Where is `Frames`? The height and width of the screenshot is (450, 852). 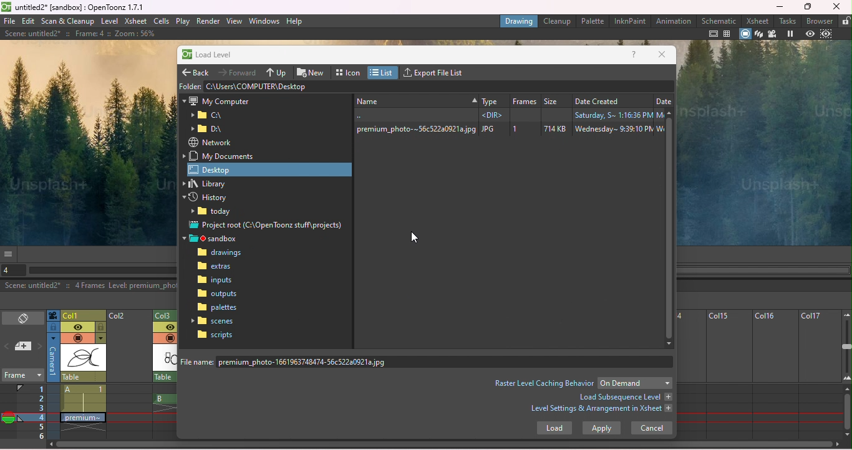 Frames is located at coordinates (32, 411).